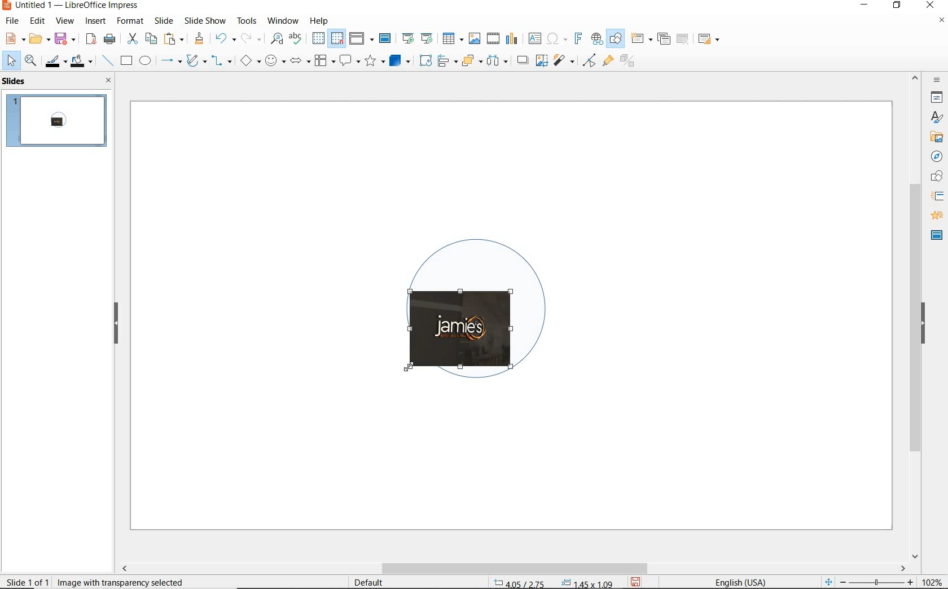 Image resolution: width=948 pixels, height=589 pixels. What do you see at coordinates (250, 62) in the screenshot?
I see `basic shapes` at bounding box center [250, 62].